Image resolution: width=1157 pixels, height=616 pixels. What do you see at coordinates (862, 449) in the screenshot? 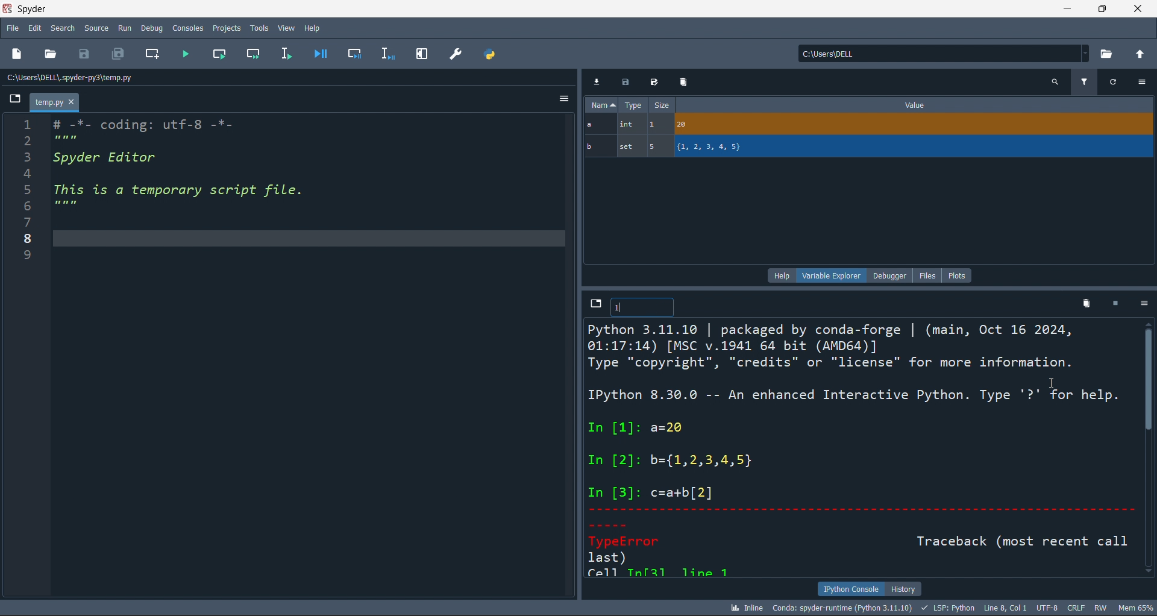
I see `ipython console pane` at bounding box center [862, 449].